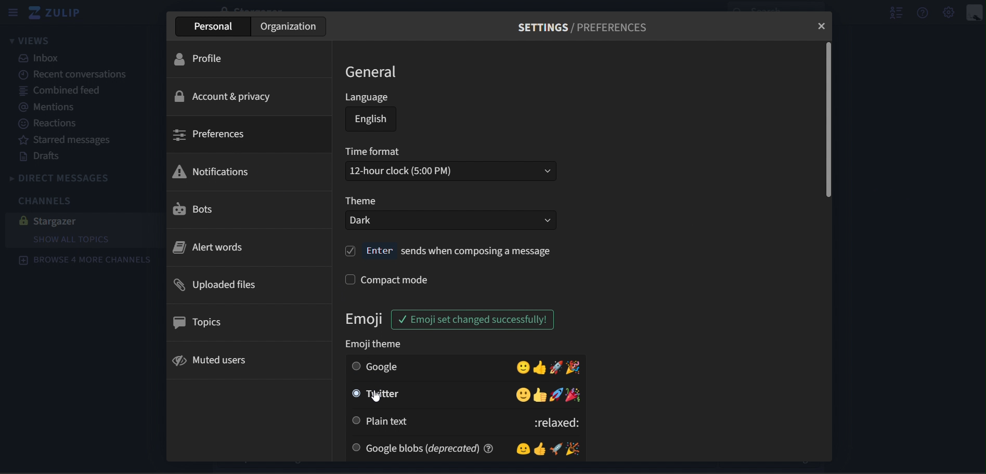 This screenshot has height=474, width=986. What do you see at coordinates (30, 40) in the screenshot?
I see `views` at bounding box center [30, 40].